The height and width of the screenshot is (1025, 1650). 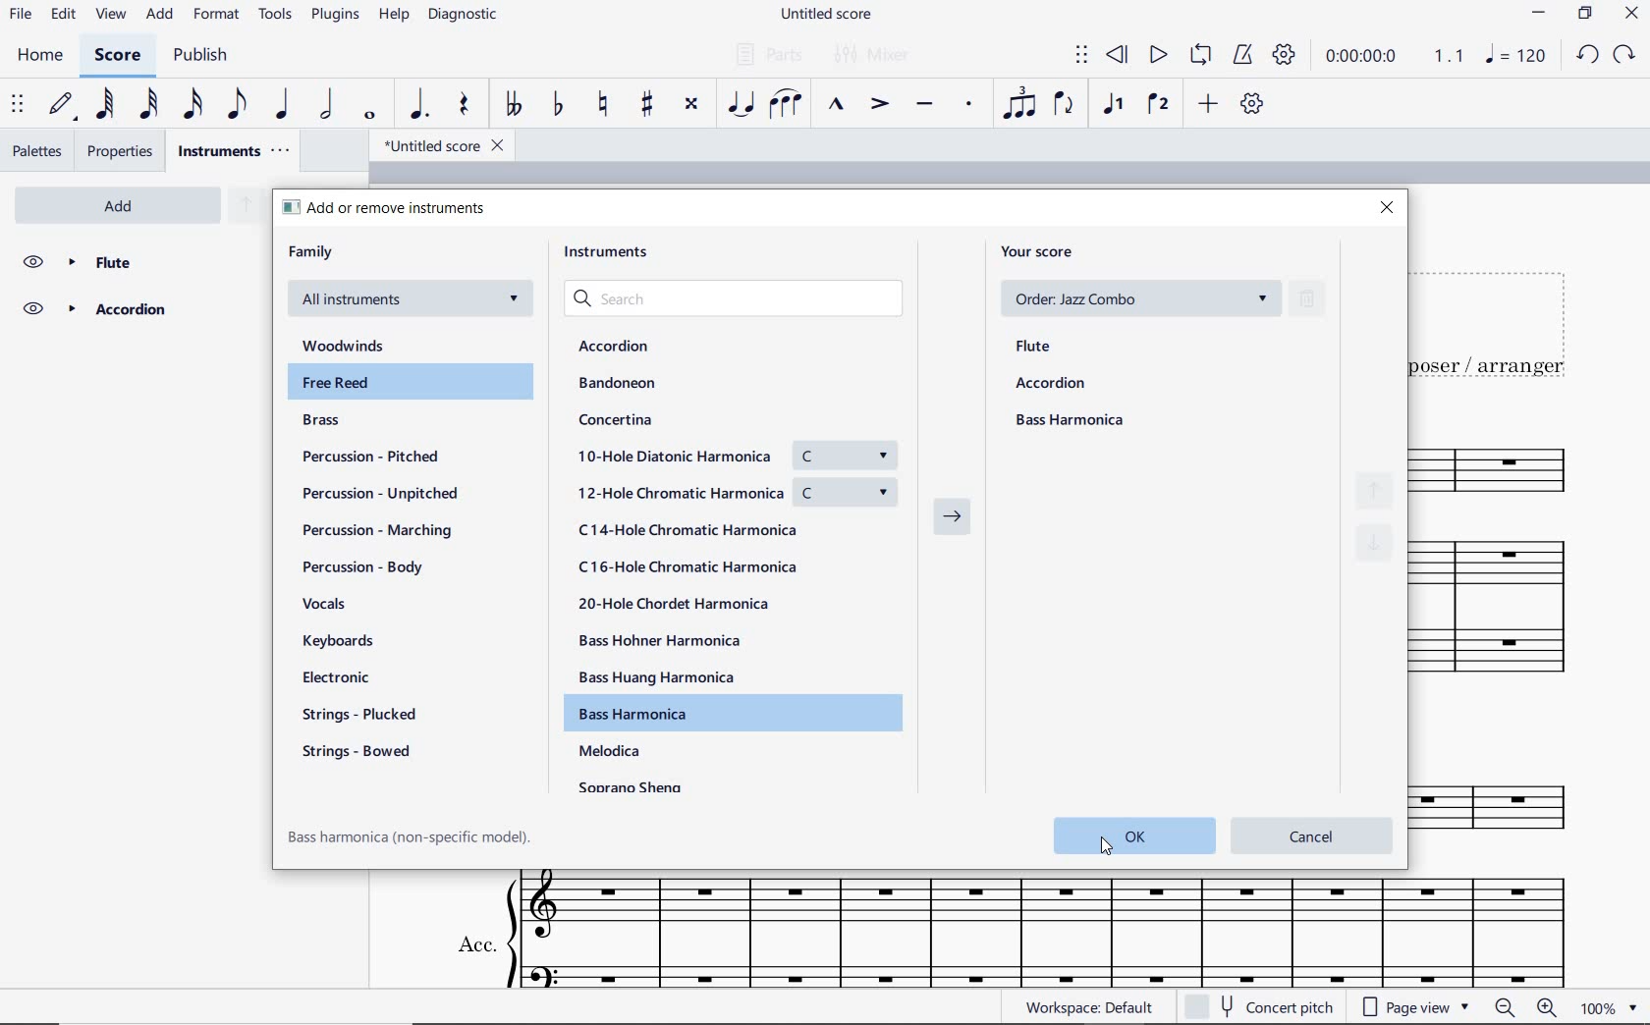 I want to click on close, so click(x=1389, y=206).